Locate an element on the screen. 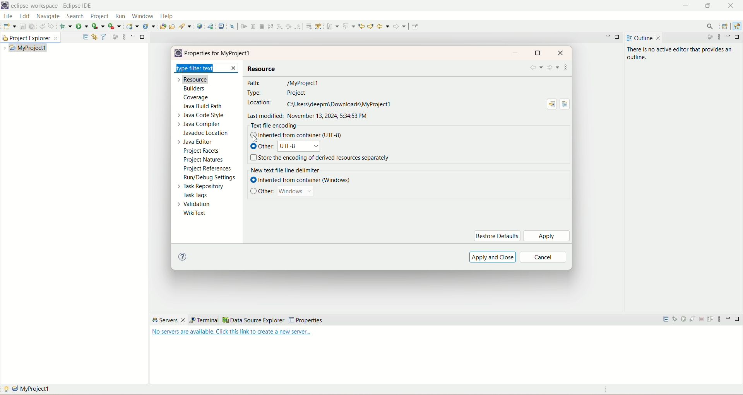  path is located at coordinates (284, 82).